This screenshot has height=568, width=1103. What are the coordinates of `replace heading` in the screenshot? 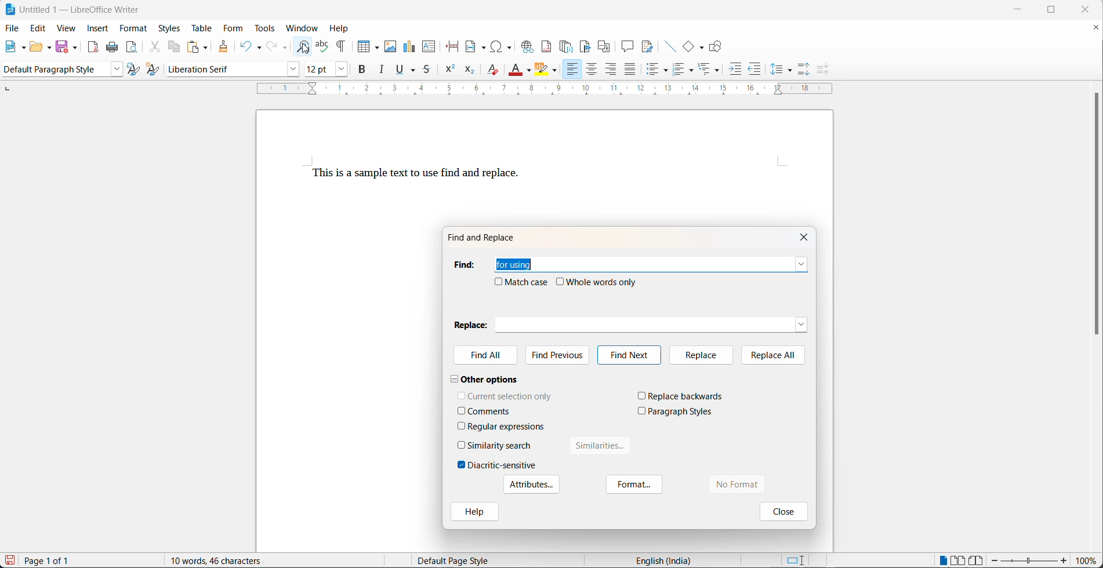 It's located at (472, 324).